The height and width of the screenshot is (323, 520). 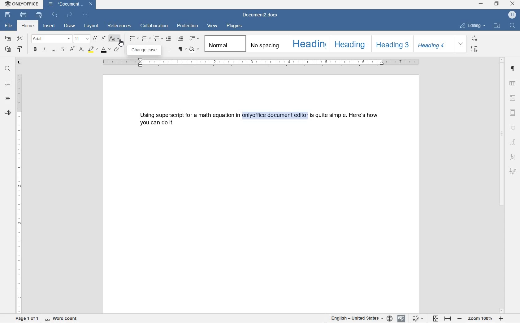 I want to click on Document2.docx, so click(x=261, y=15).